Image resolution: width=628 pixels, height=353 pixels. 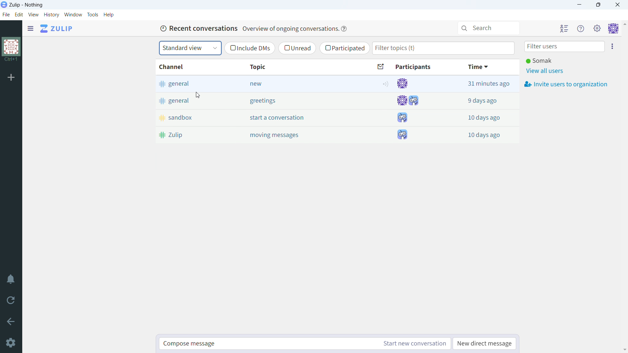 I want to click on sort by unread message count, so click(x=382, y=67).